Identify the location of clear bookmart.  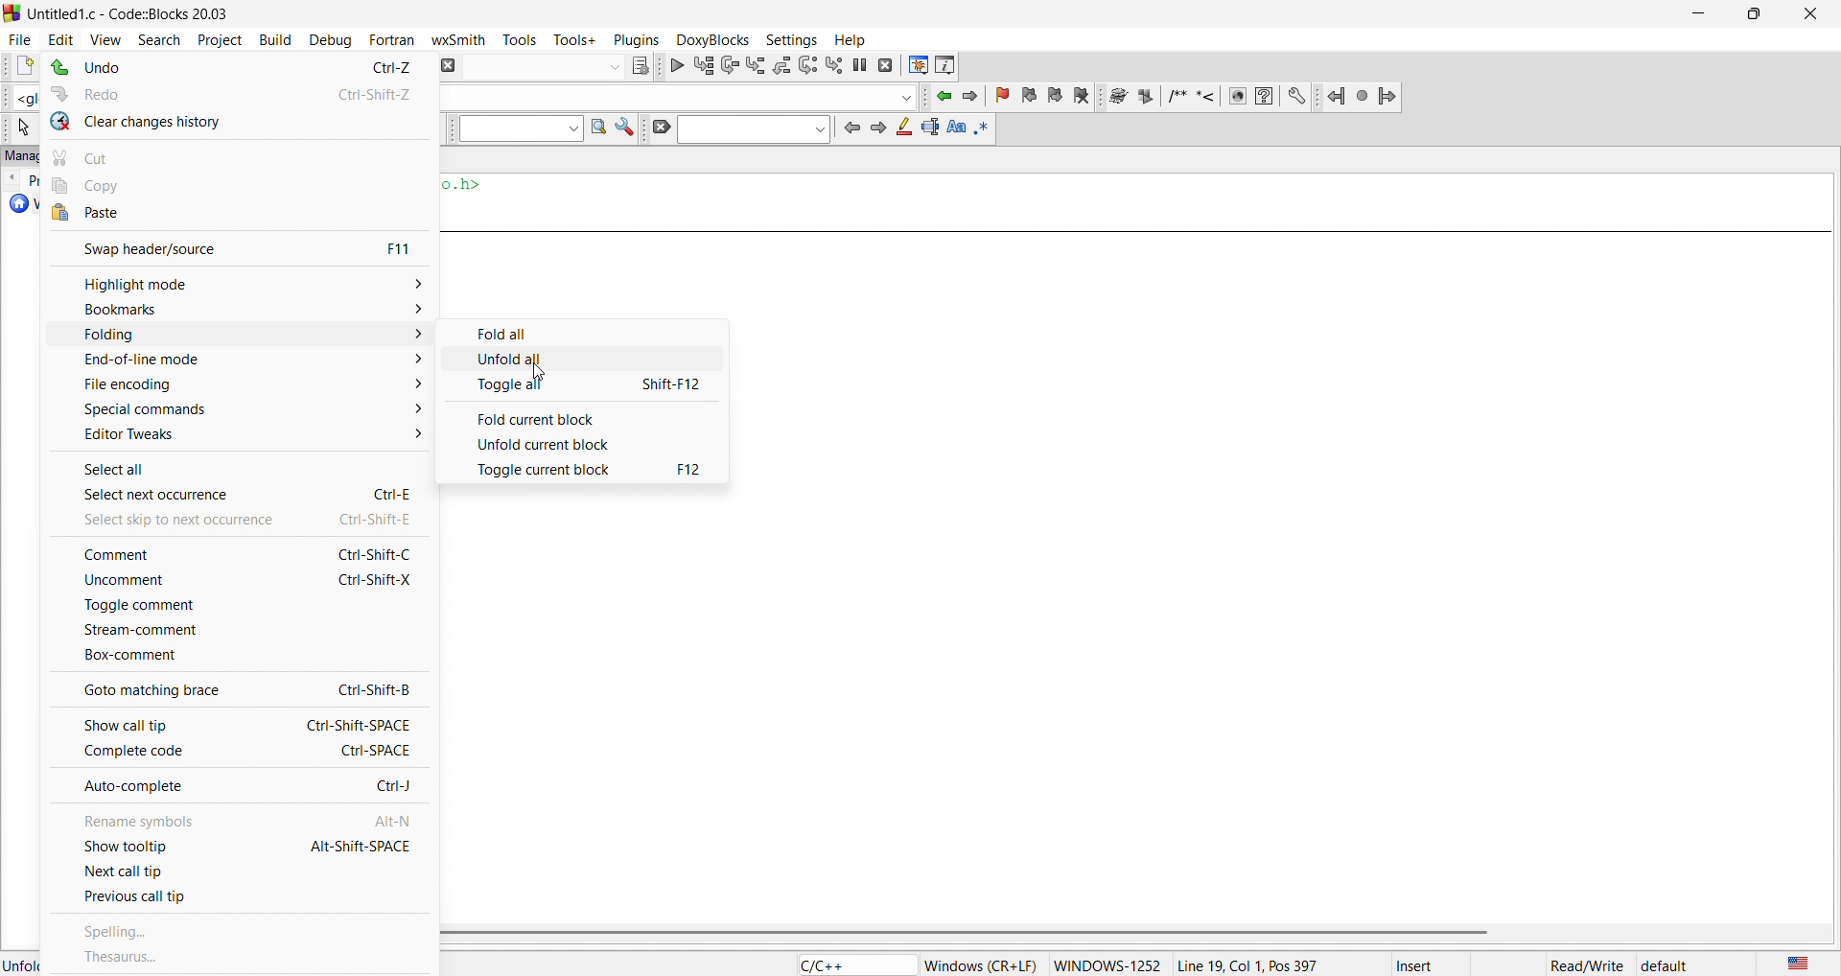
(1084, 98).